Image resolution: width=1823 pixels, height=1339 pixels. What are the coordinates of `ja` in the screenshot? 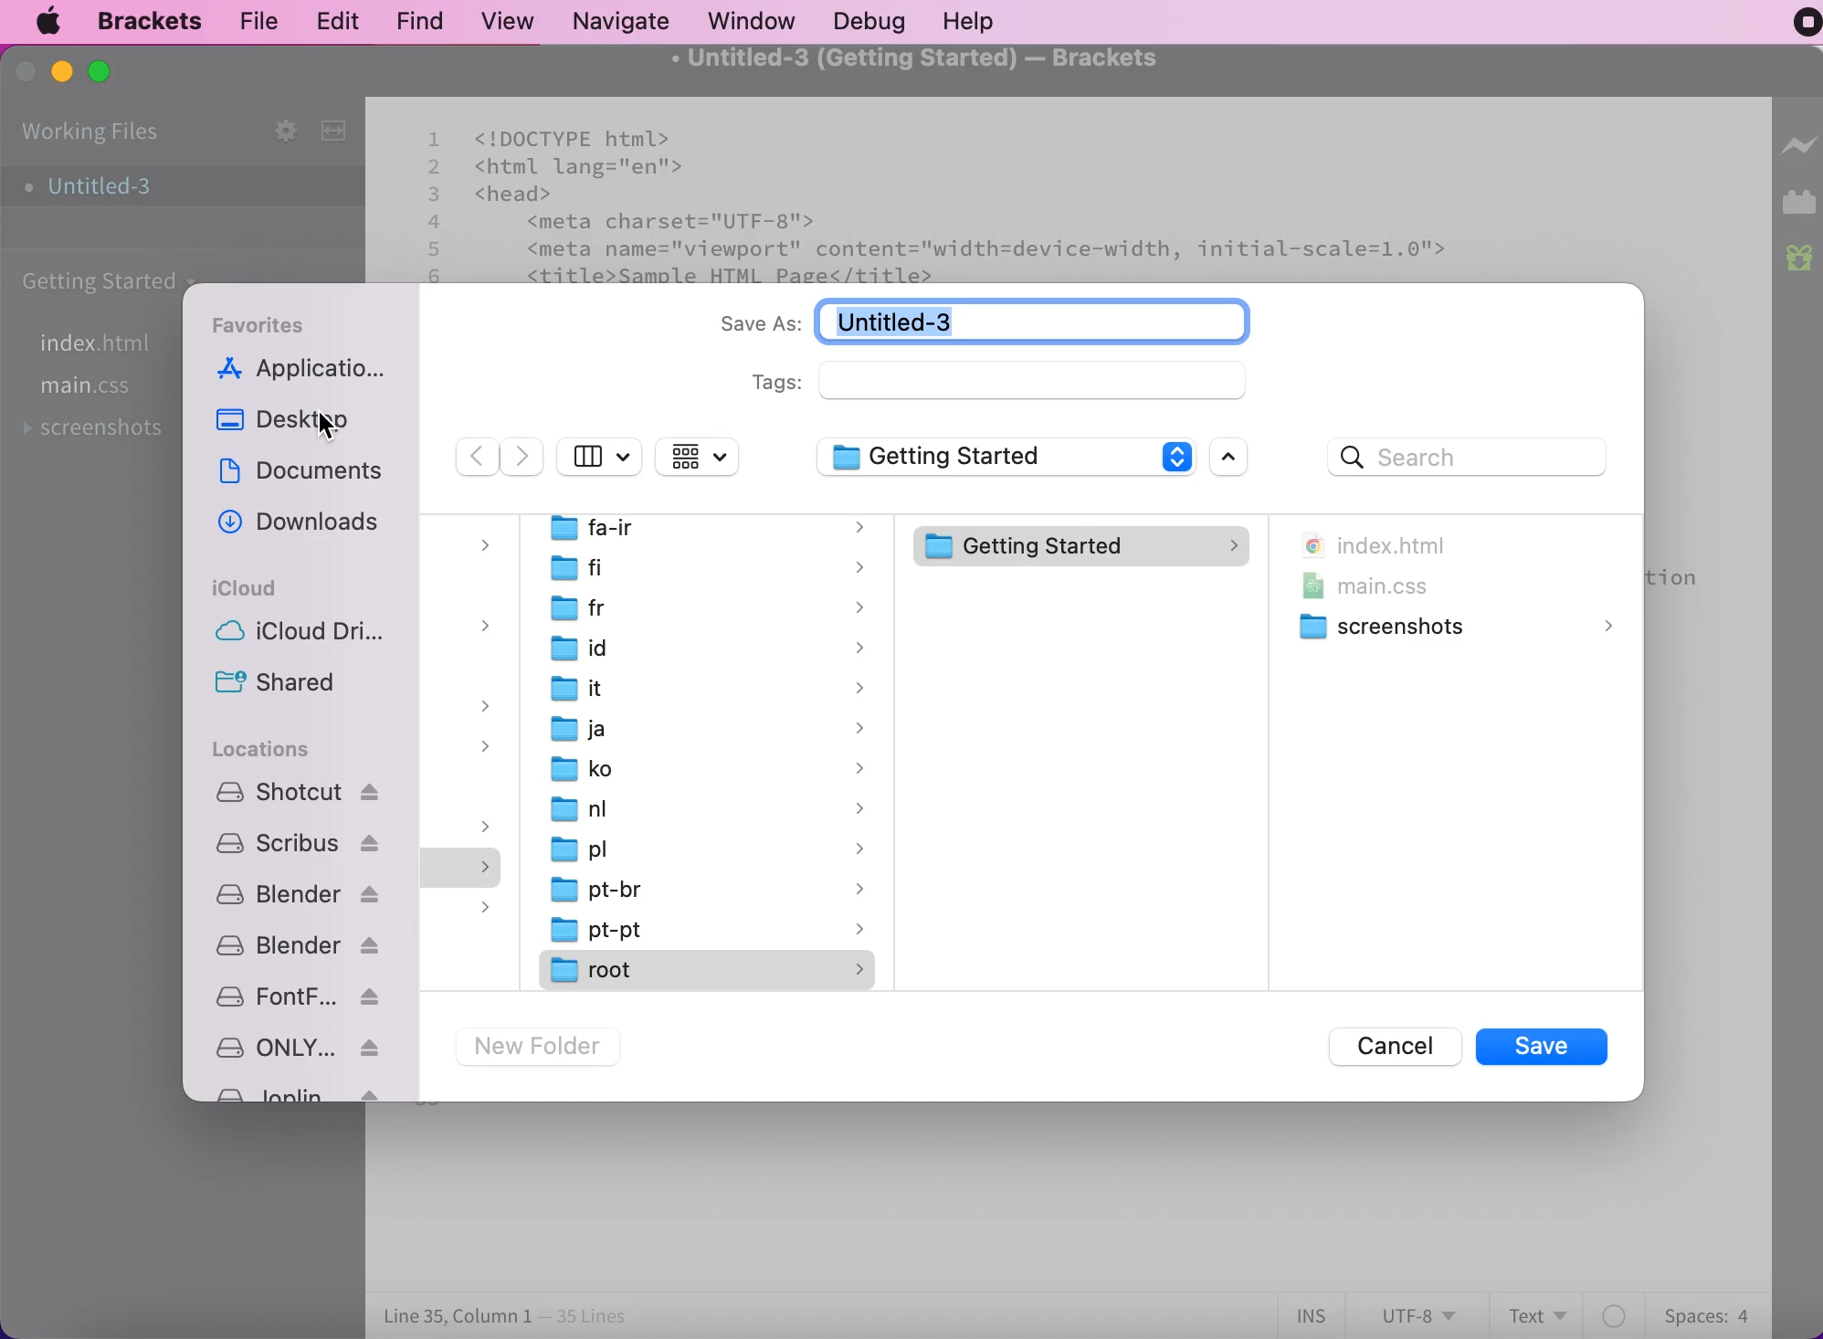 It's located at (709, 728).